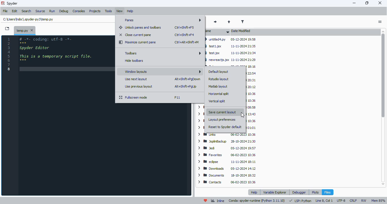 Image resolution: width=387 pixels, height=204 pixels. What do you see at coordinates (228, 135) in the screenshot?
I see `Links` at bounding box center [228, 135].